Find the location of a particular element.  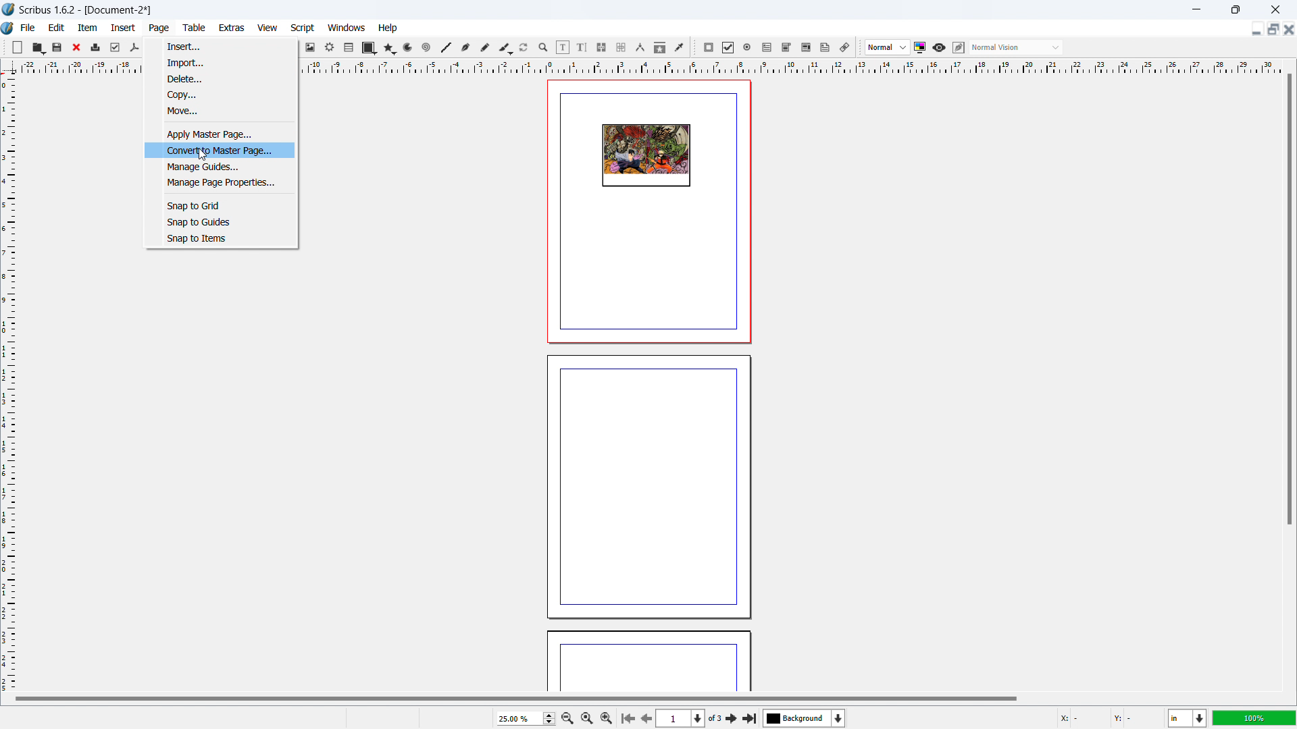

logo is located at coordinates (8, 29).